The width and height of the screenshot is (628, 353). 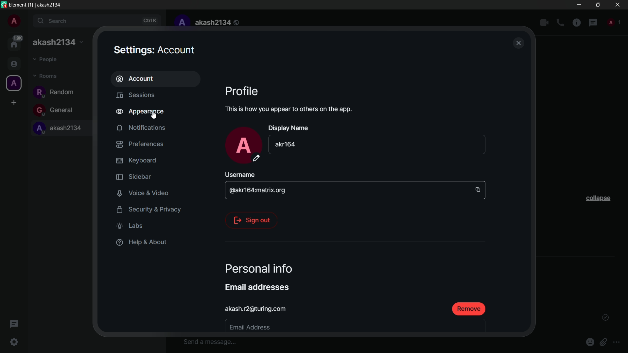 What do you see at coordinates (617, 343) in the screenshot?
I see `more options` at bounding box center [617, 343].